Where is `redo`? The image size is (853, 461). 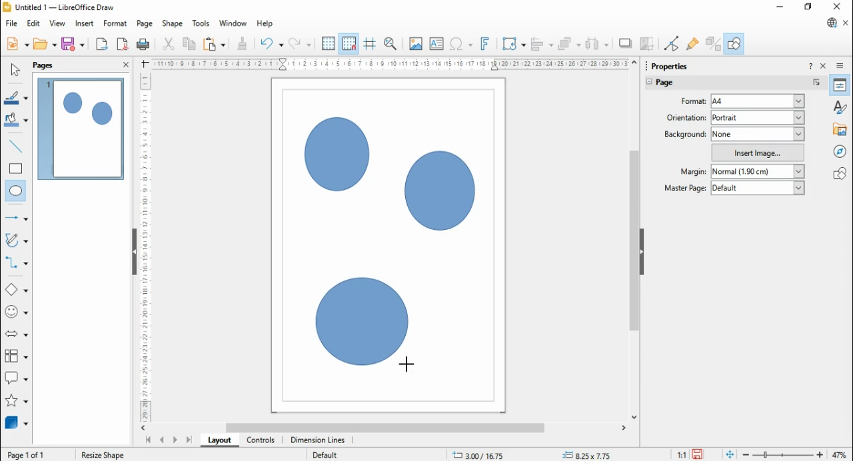
redo is located at coordinates (300, 44).